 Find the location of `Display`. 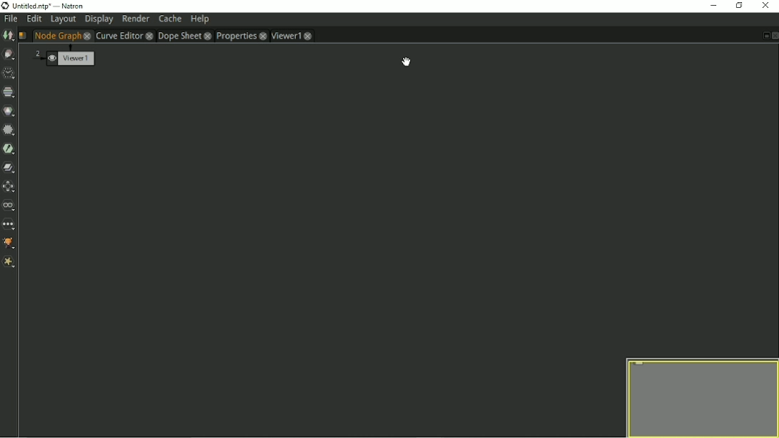

Display is located at coordinates (98, 20).